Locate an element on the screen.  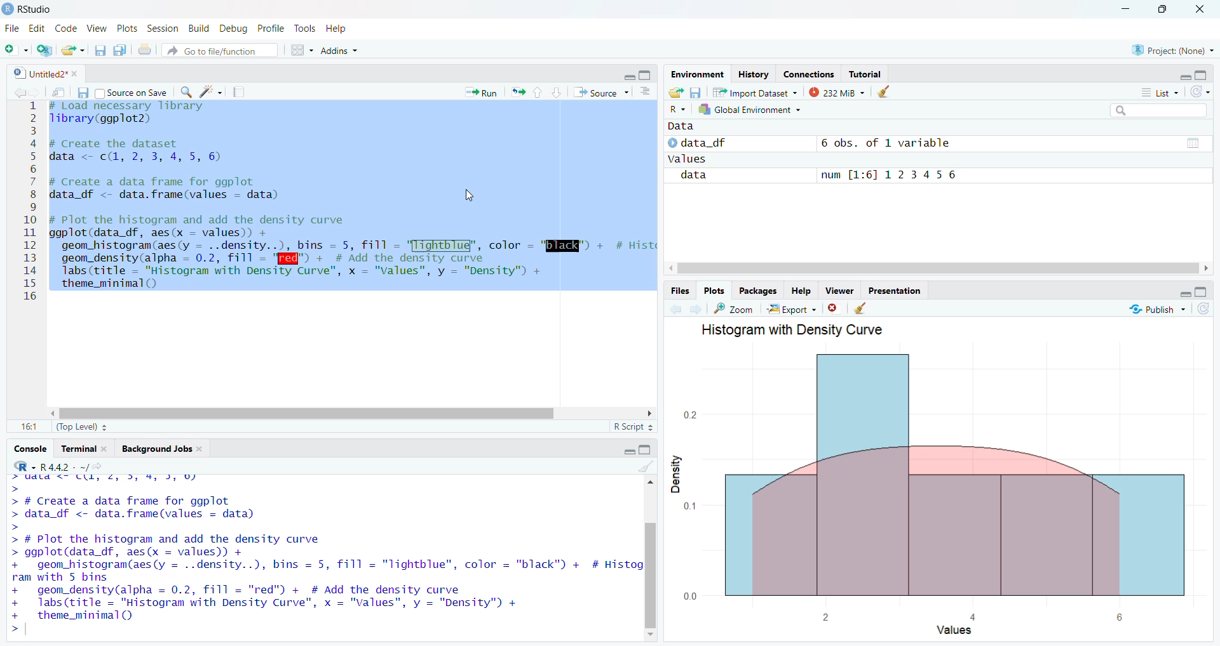
open an existing file is located at coordinates (70, 51).